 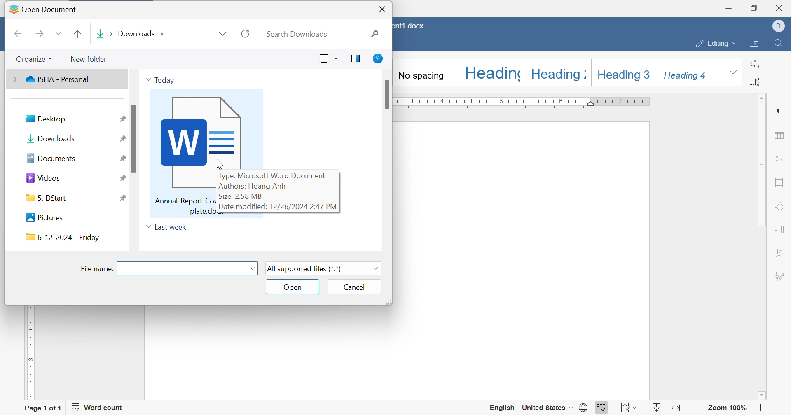 I want to click on file name, so click(x=98, y=269).